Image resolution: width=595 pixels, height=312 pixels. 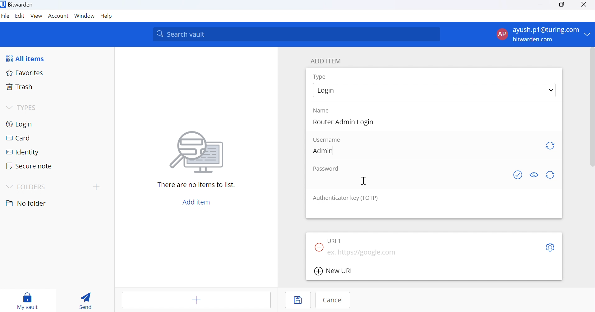 I want to click on Account, so click(x=58, y=16).